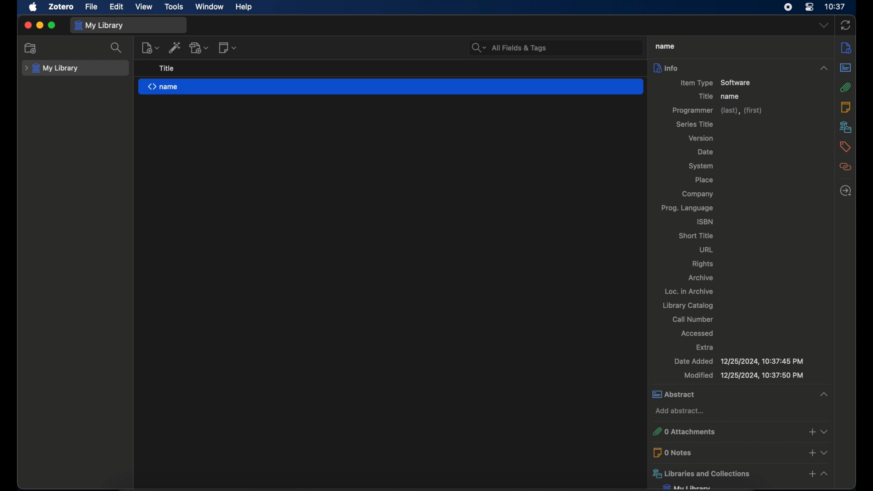 Image resolution: width=873 pixels, height=491 pixels. What do you see at coordinates (835, 7) in the screenshot?
I see `10.37` at bounding box center [835, 7].